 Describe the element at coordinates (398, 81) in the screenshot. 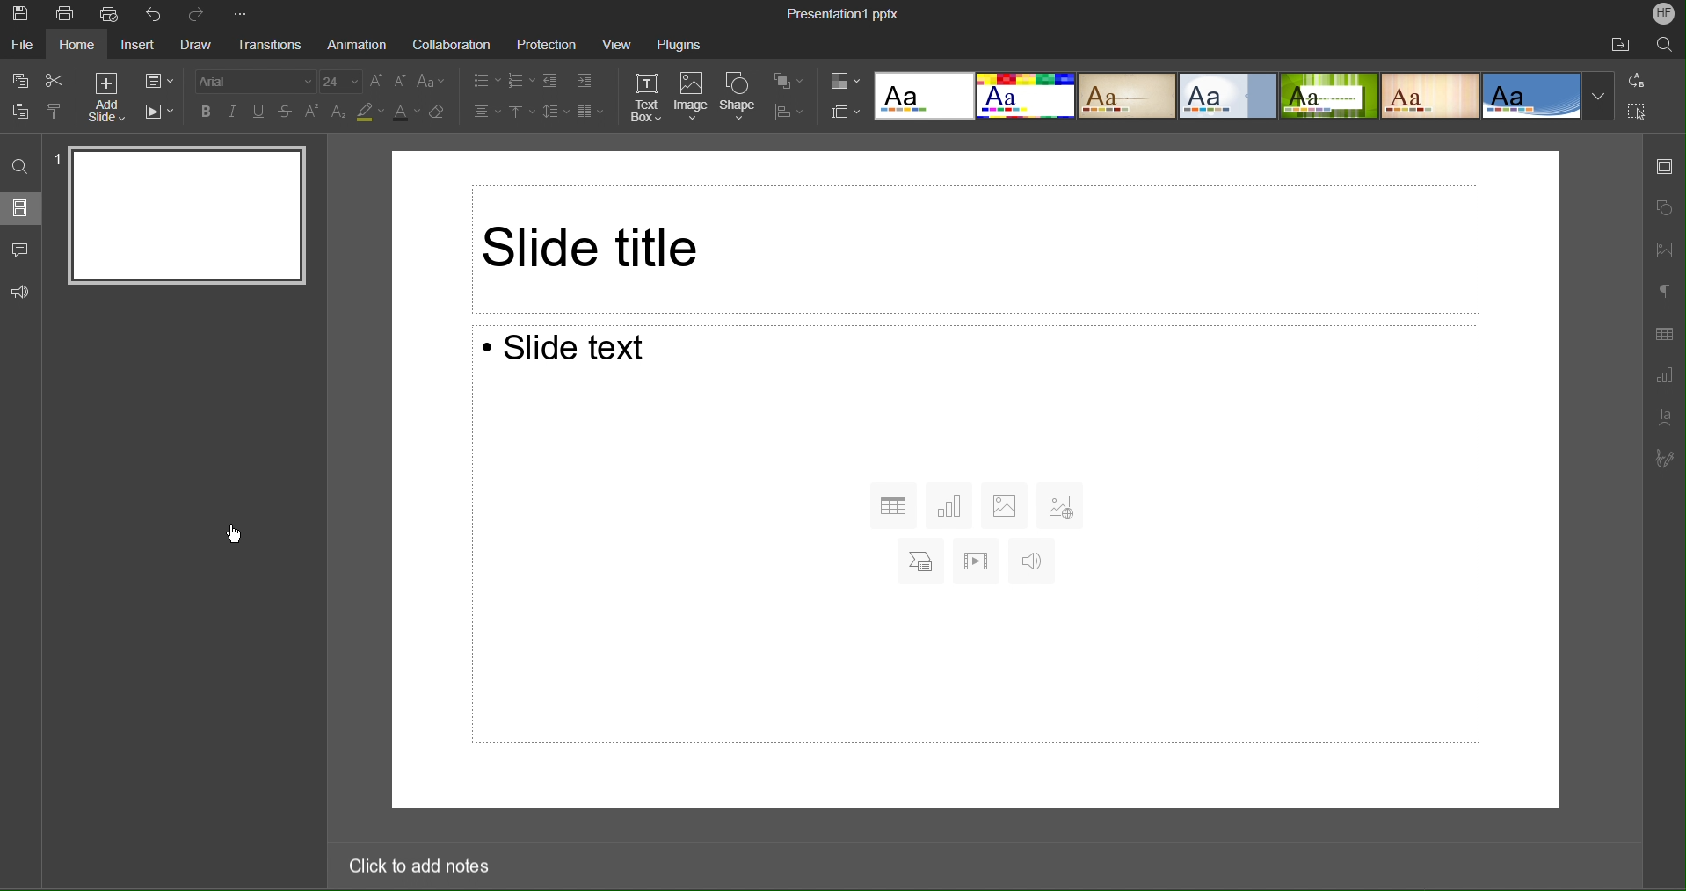

I see `decrease font size` at that location.